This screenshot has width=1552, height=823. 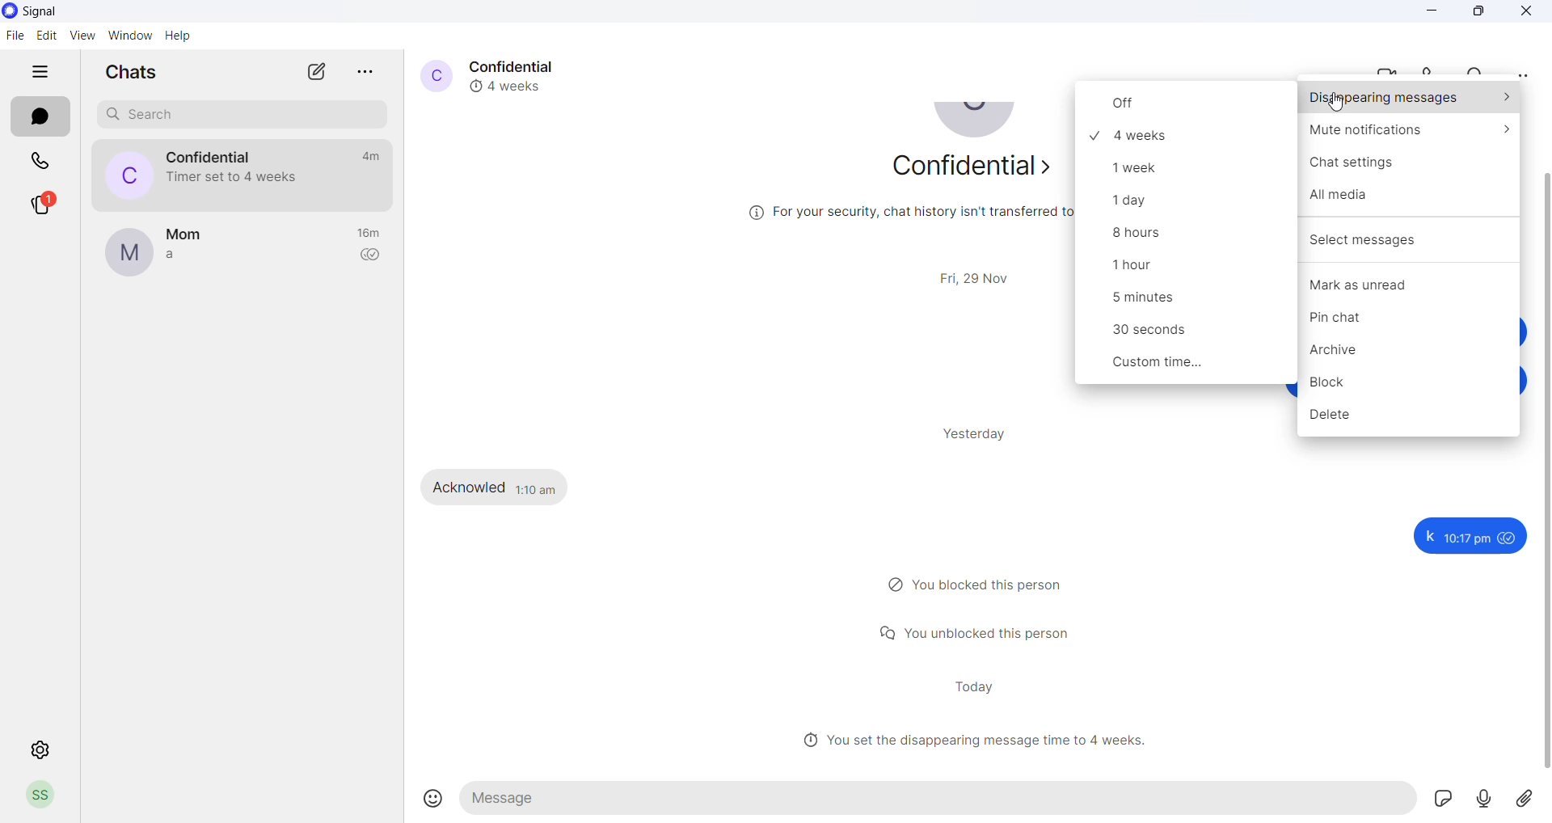 I want to click on share attachment, so click(x=1531, y=798).